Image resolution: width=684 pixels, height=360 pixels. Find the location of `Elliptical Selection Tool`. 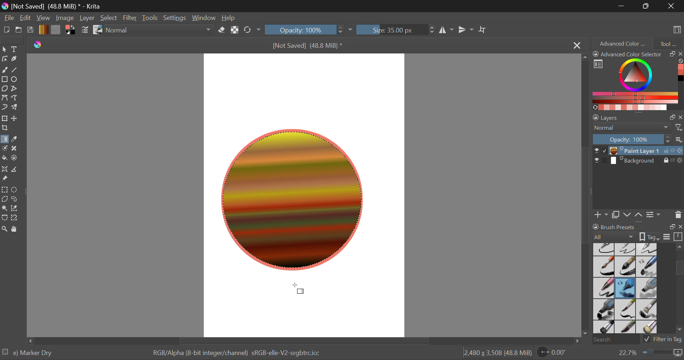

Elliptical Selection Tool is located at coordinates (15, 190).